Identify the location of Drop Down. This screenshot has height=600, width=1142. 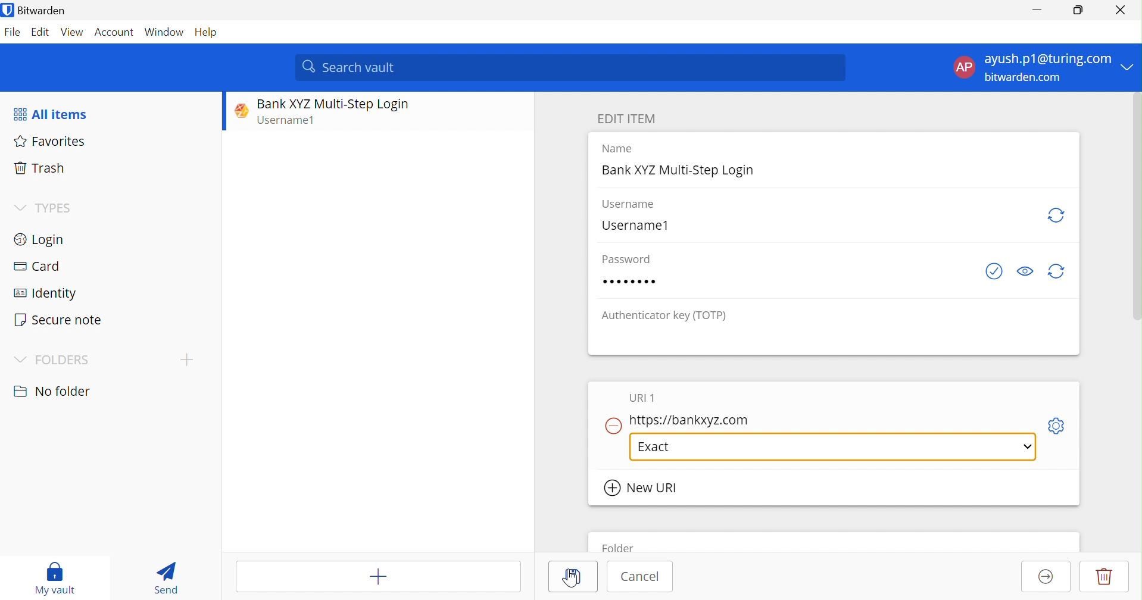
(1131, 67).